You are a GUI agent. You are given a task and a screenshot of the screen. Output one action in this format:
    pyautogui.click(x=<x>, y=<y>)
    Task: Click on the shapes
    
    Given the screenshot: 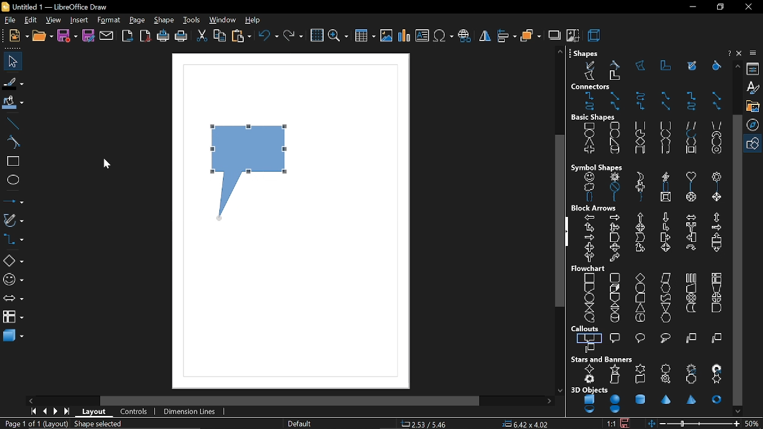 What is the action you would take?
    pyautogui.click(x=755, y=142)
    